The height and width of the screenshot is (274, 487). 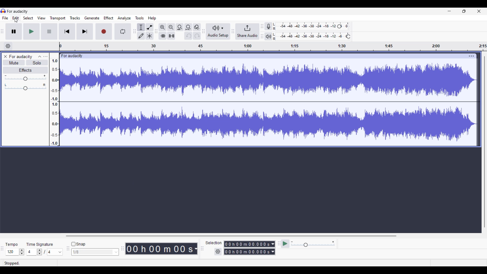 What do you see at coordinates (139, 18) in the screenshot?
I see `Tools menu` at bounding box center [139, 18].